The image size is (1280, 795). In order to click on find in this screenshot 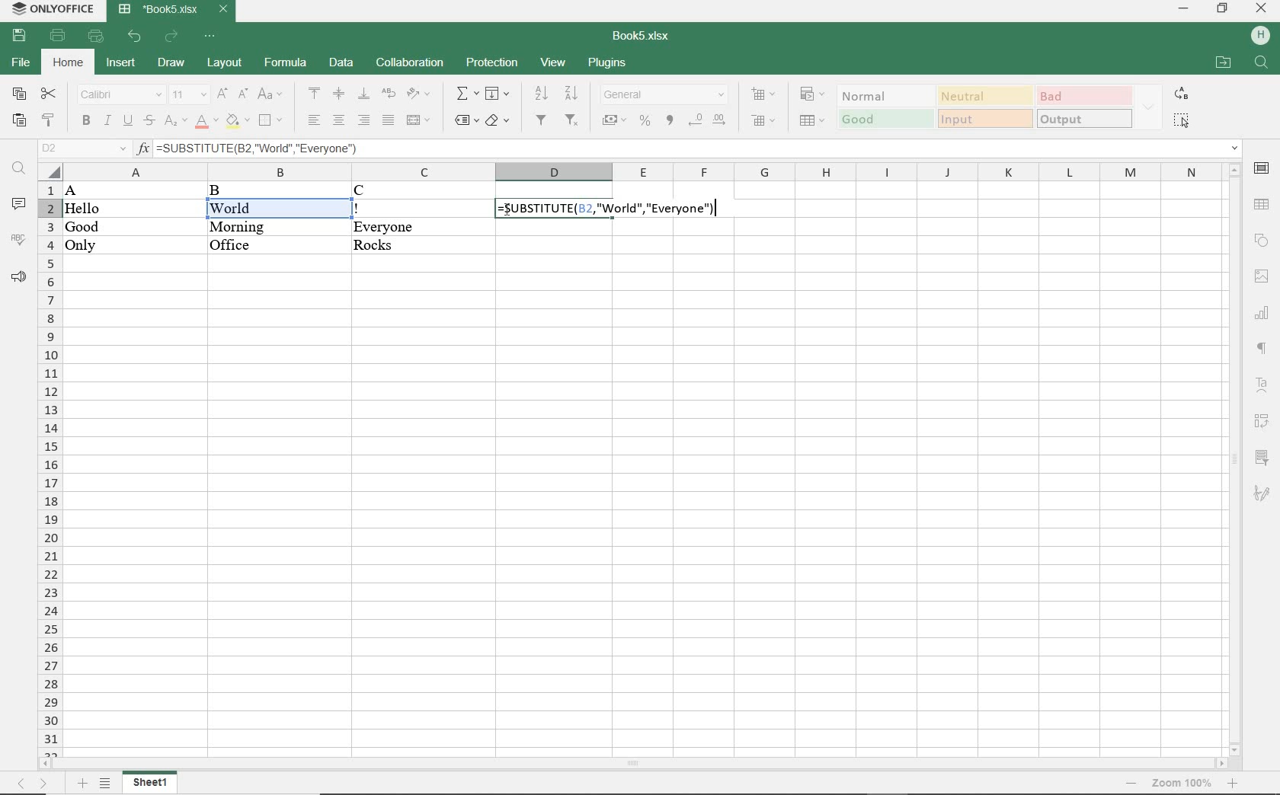, I will do `click(1263, 62)`.